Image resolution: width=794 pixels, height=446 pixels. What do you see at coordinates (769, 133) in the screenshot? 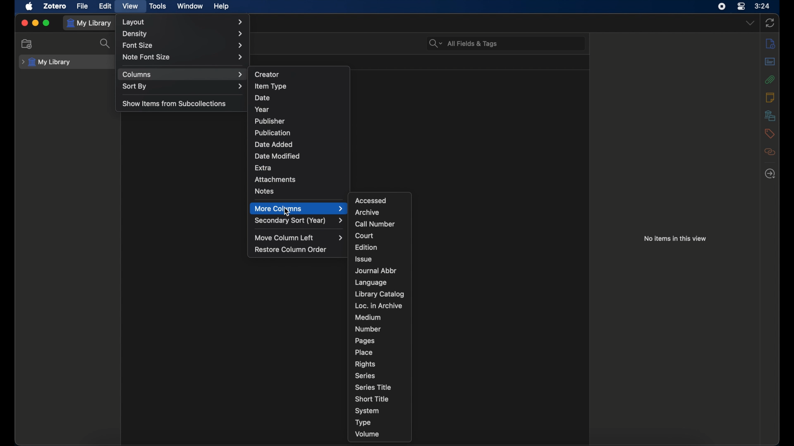
I see `tags` at bounding box center [769, 133].